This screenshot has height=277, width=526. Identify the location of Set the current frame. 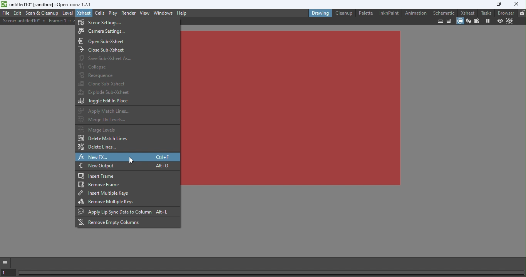
(8, 273).